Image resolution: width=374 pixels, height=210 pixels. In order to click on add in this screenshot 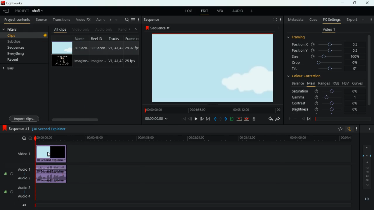, I will do `click(371, 19)`.